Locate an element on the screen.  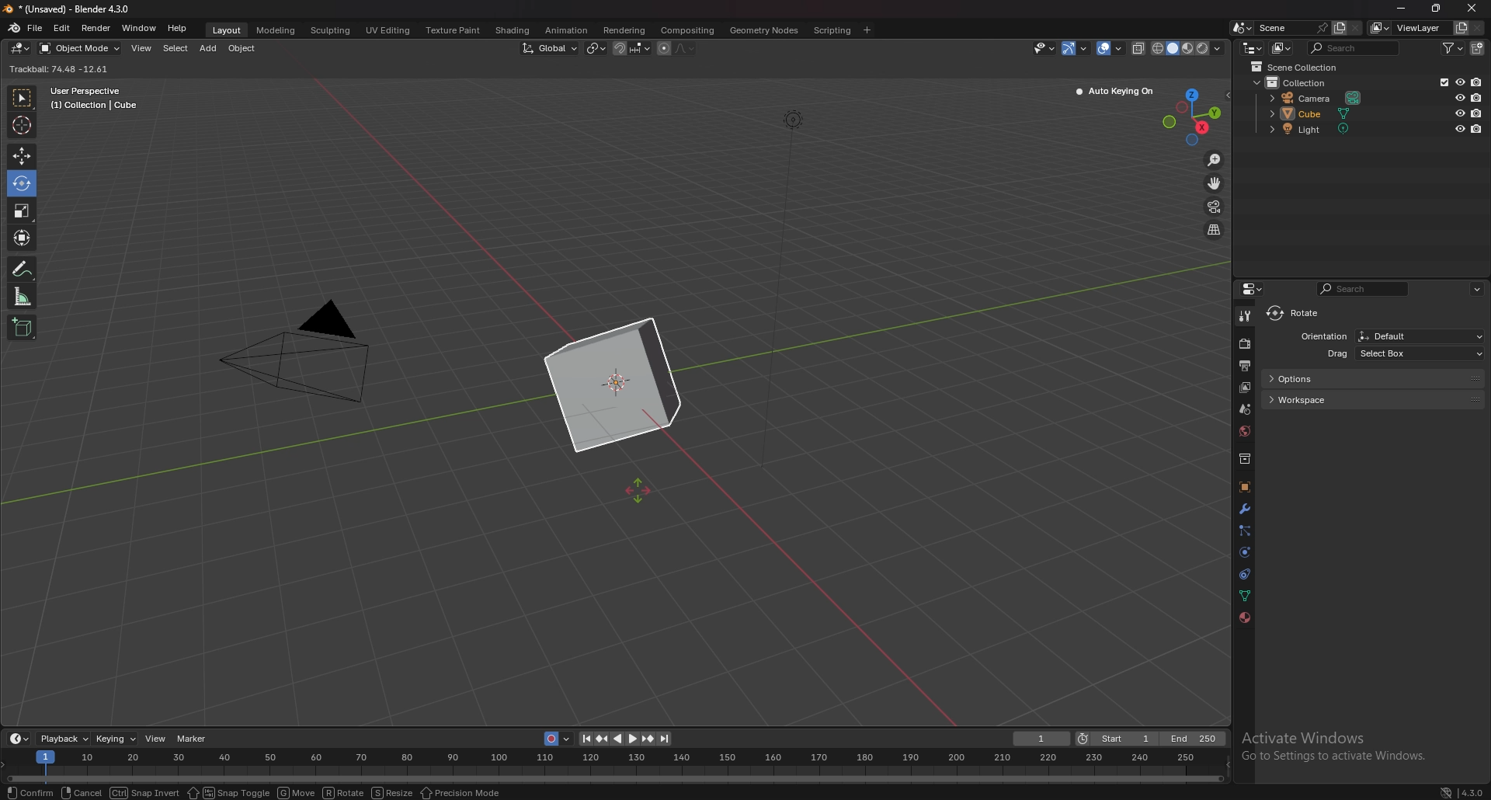
scripting is located at coordinates (832, 30).